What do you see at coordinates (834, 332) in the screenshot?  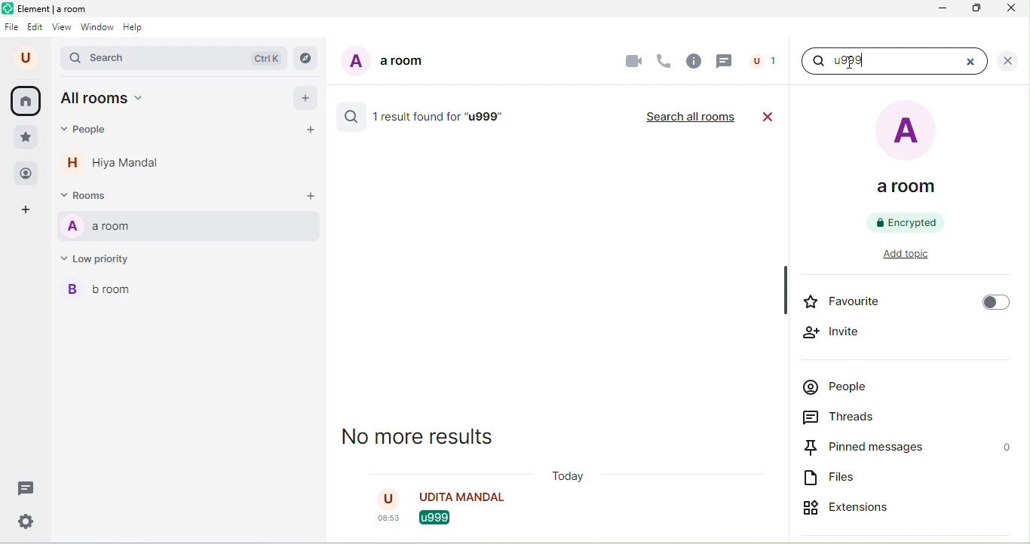 I see `invite` at bounding box center [834, 332].